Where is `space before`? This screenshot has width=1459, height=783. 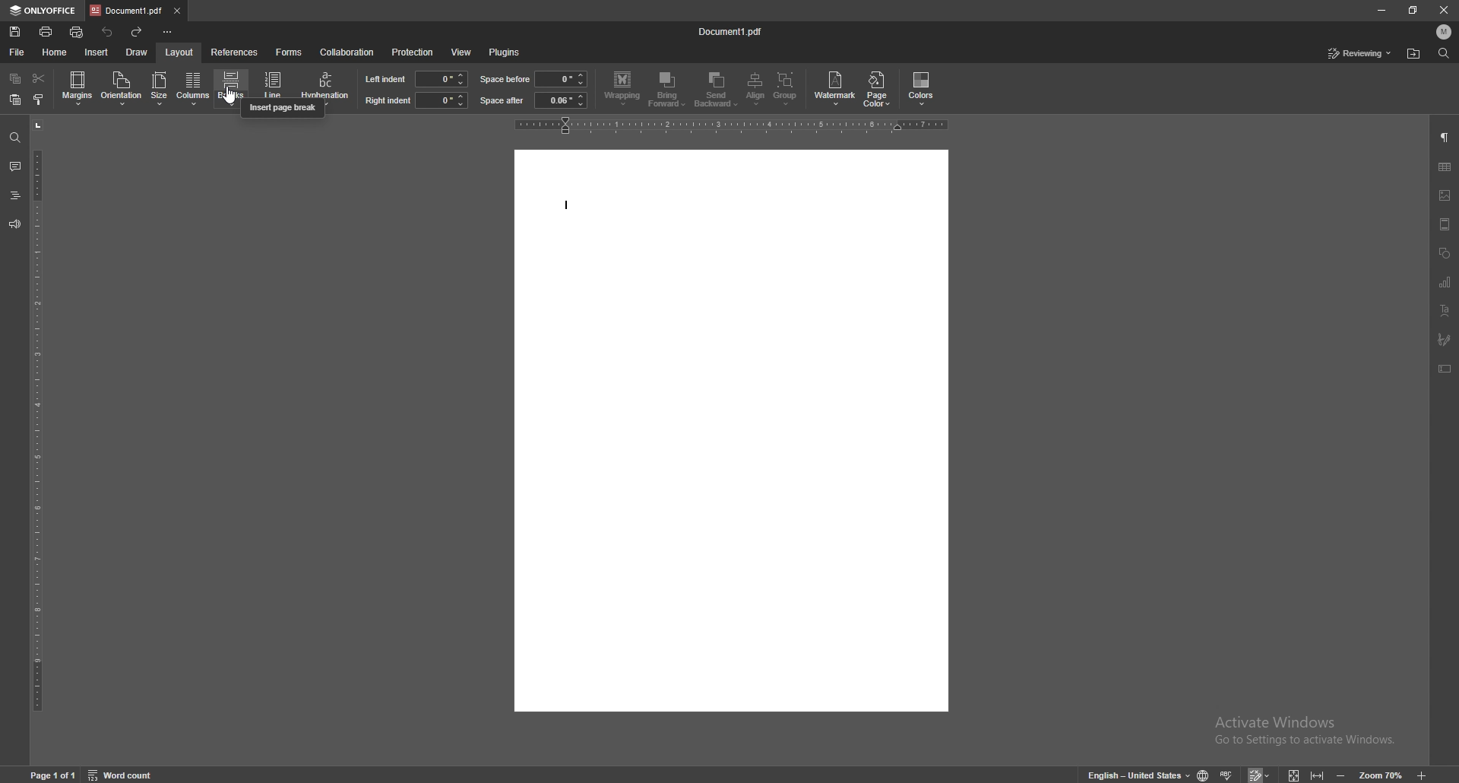 space before is located at coordinates (560, 79).